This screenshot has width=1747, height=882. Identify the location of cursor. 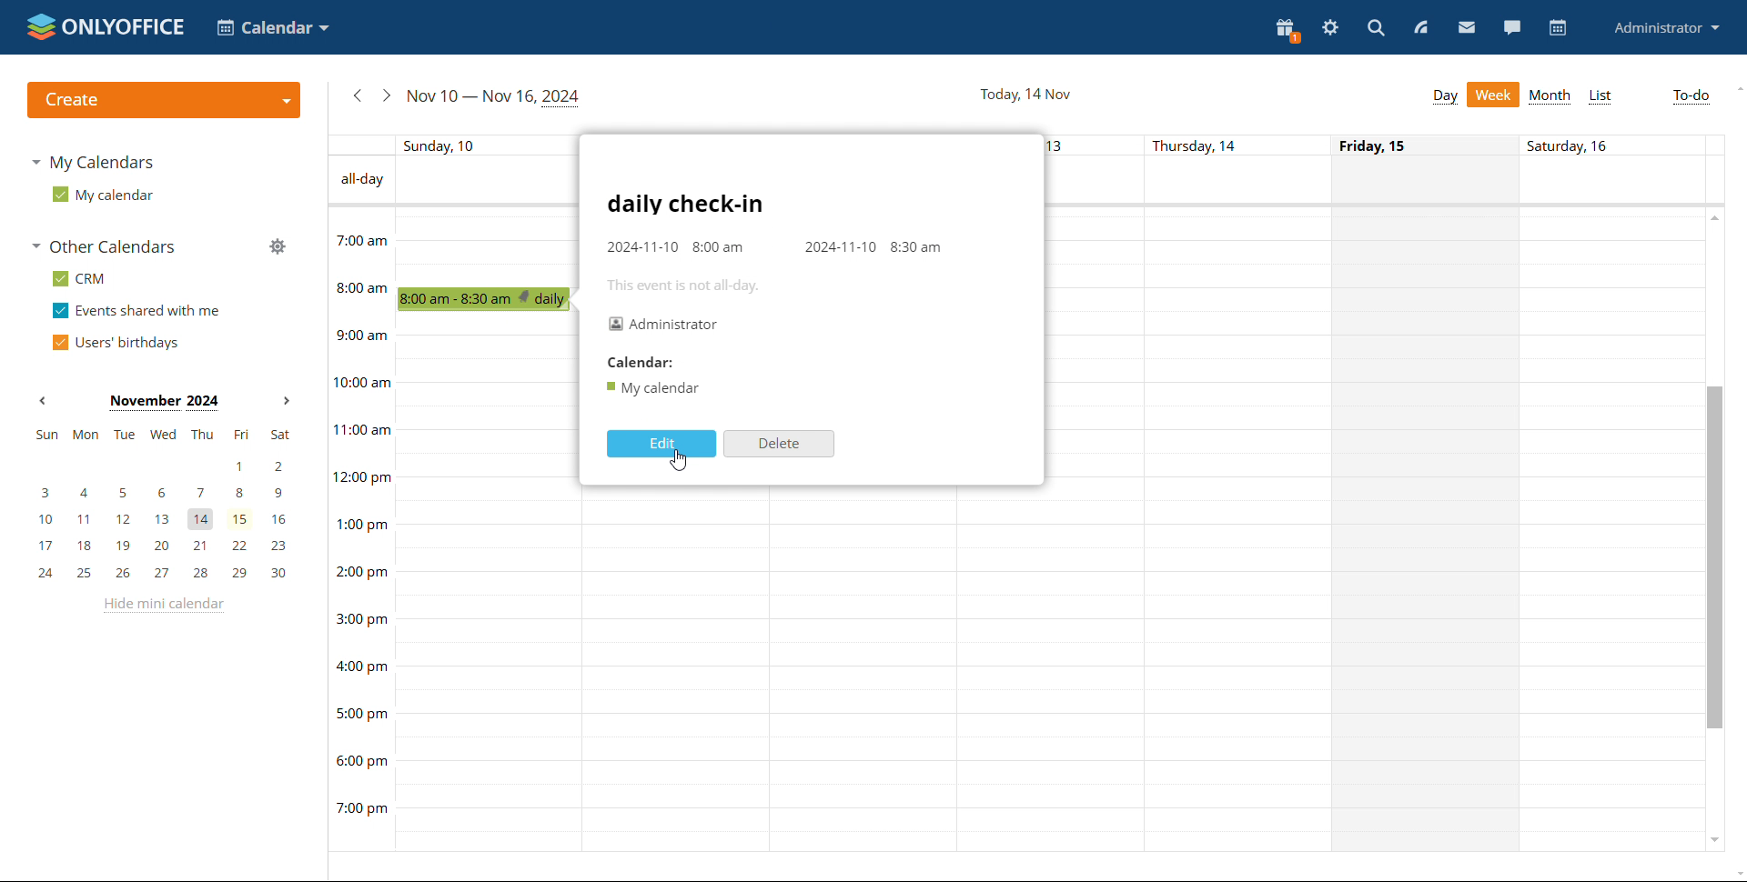
(681, 461).